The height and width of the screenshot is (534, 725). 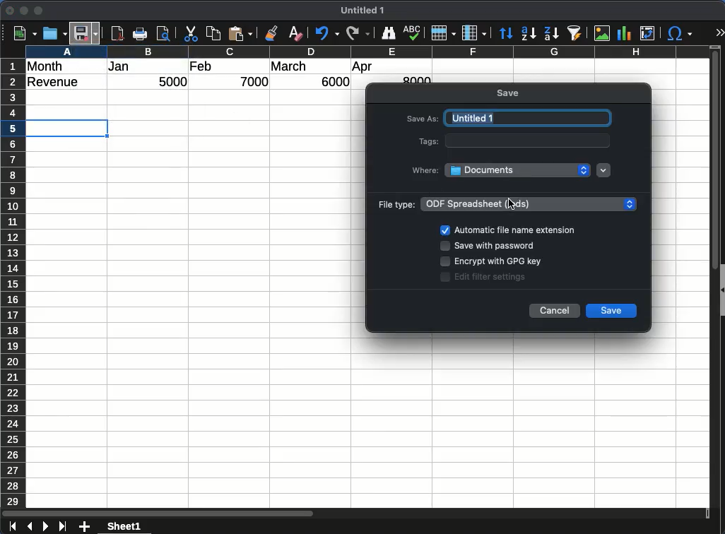 I want to click on pdf reader, so click(x=117, y=34).